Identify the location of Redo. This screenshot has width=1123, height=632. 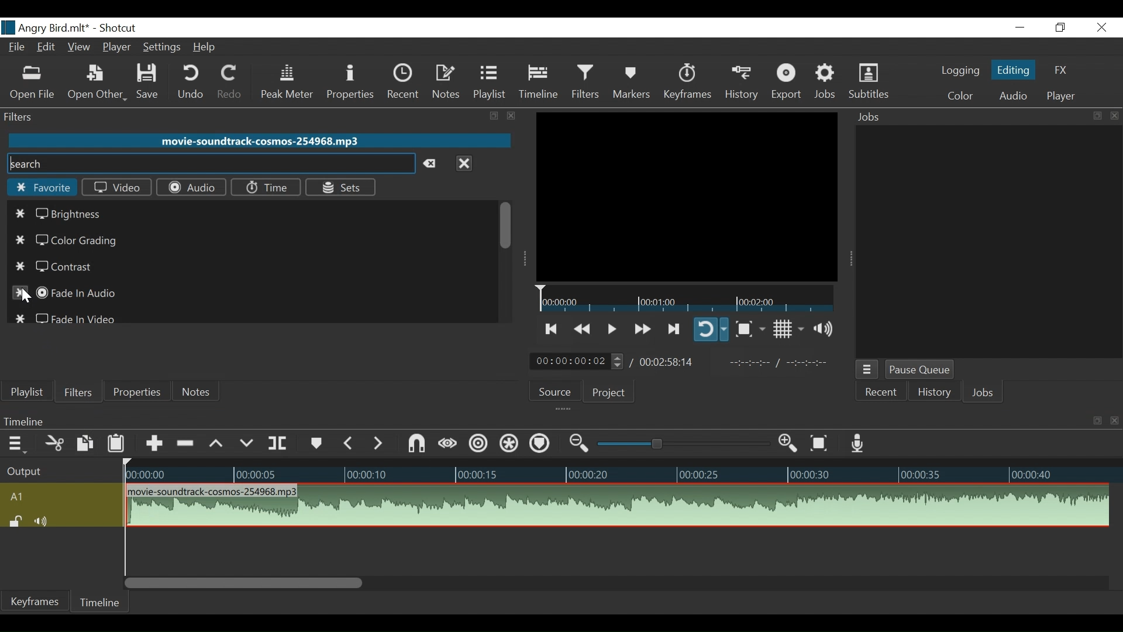
(226, 83).